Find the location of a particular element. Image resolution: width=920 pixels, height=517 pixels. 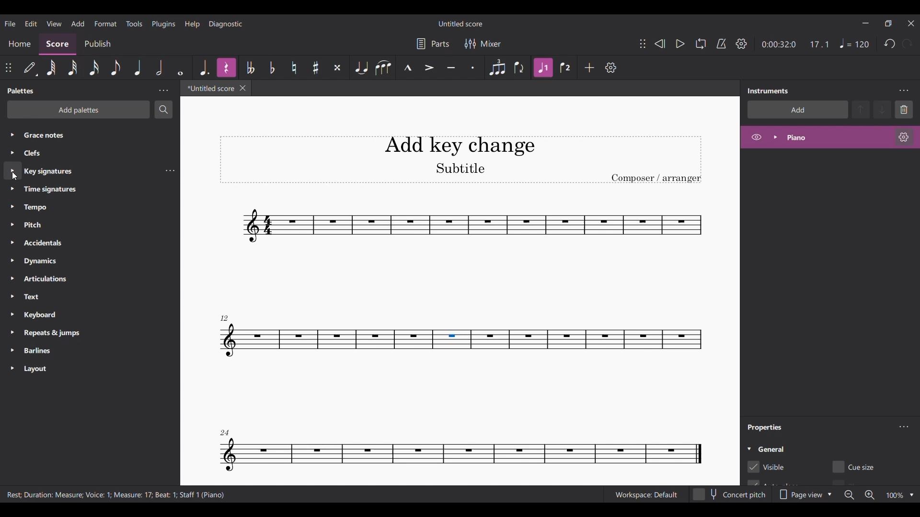

Music score duration is located at coordinates (796, 44).